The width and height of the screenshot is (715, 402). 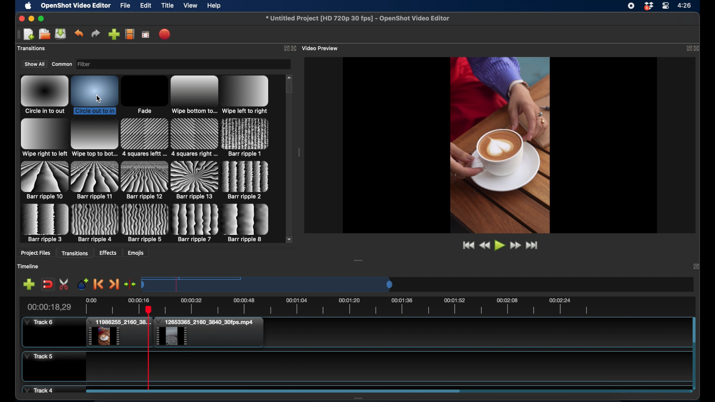 I want to click on transition, so click(x=144, y=138).